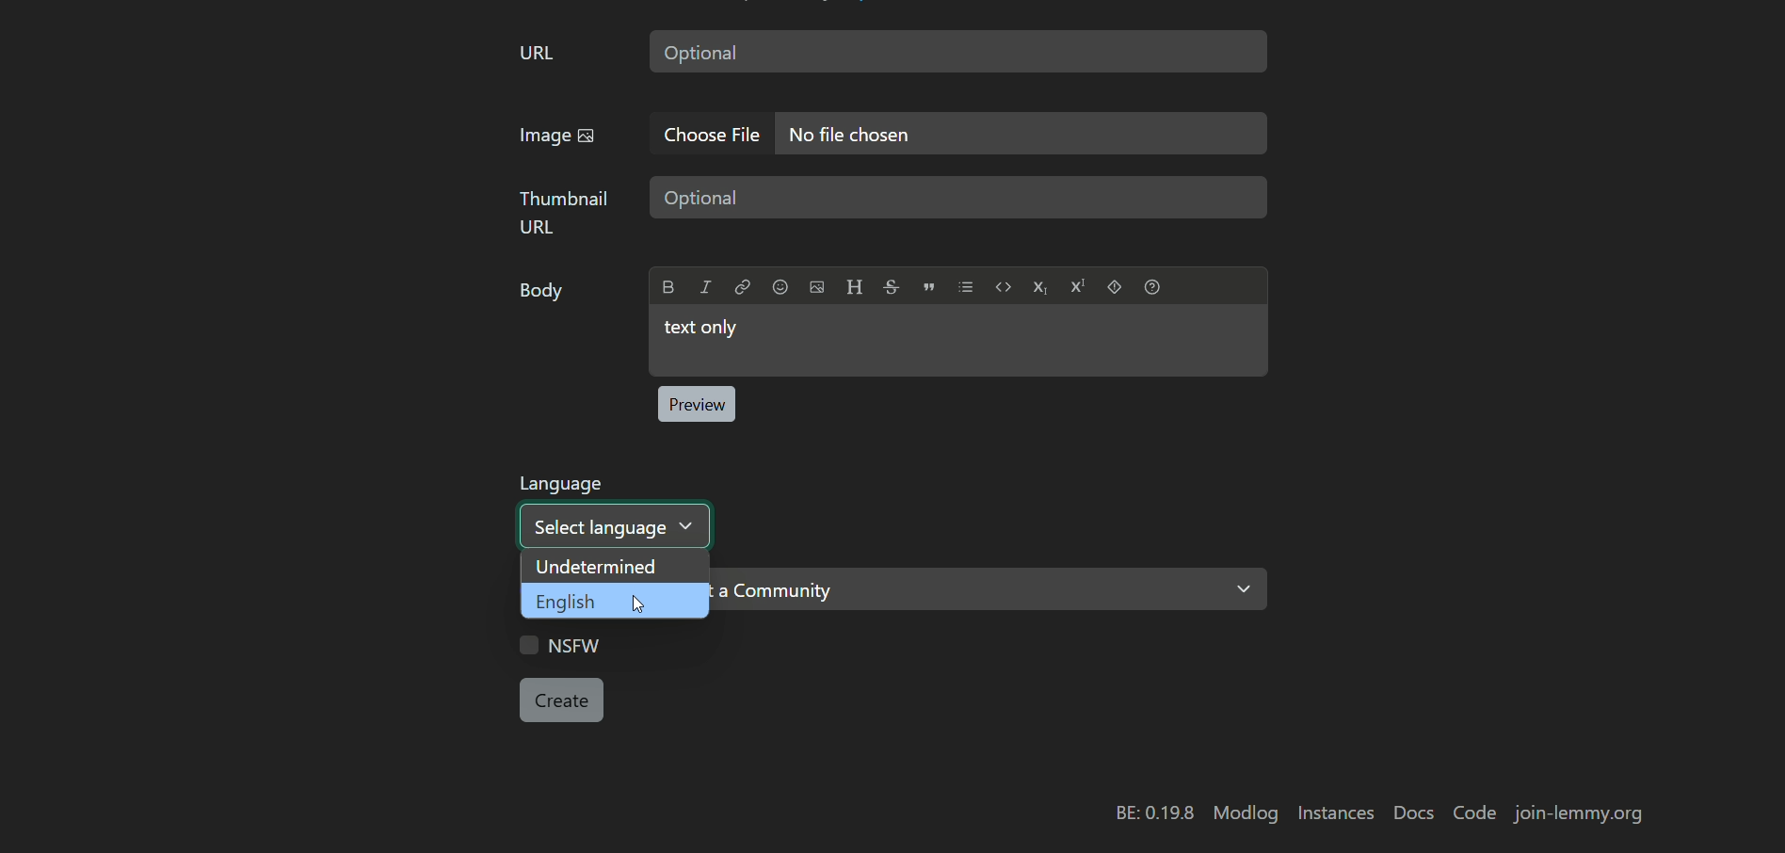 The width and height of the screenshot is (1785, 853). I want to click on Subscript, so click(1039, 287).